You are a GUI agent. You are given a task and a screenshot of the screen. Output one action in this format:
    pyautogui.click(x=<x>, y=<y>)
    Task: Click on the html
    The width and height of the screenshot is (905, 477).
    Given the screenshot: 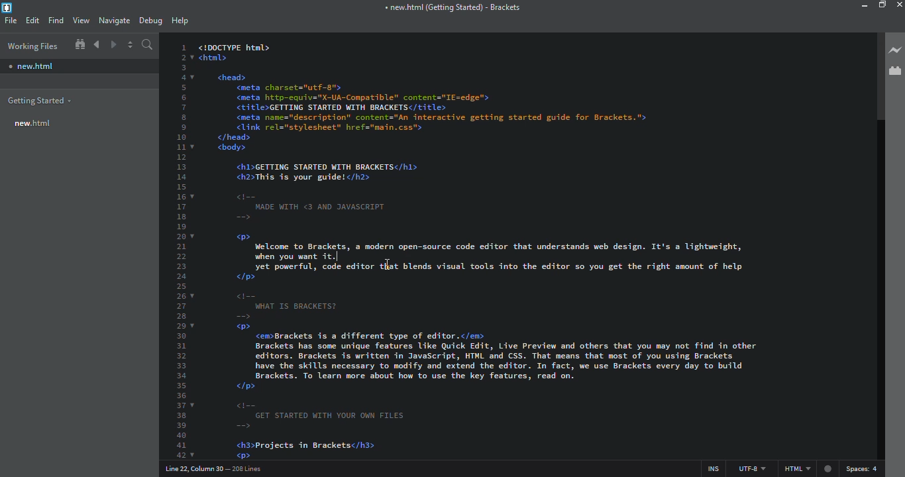 What is the action you would take?
    pyautogui.click(x=804, y=469)
    